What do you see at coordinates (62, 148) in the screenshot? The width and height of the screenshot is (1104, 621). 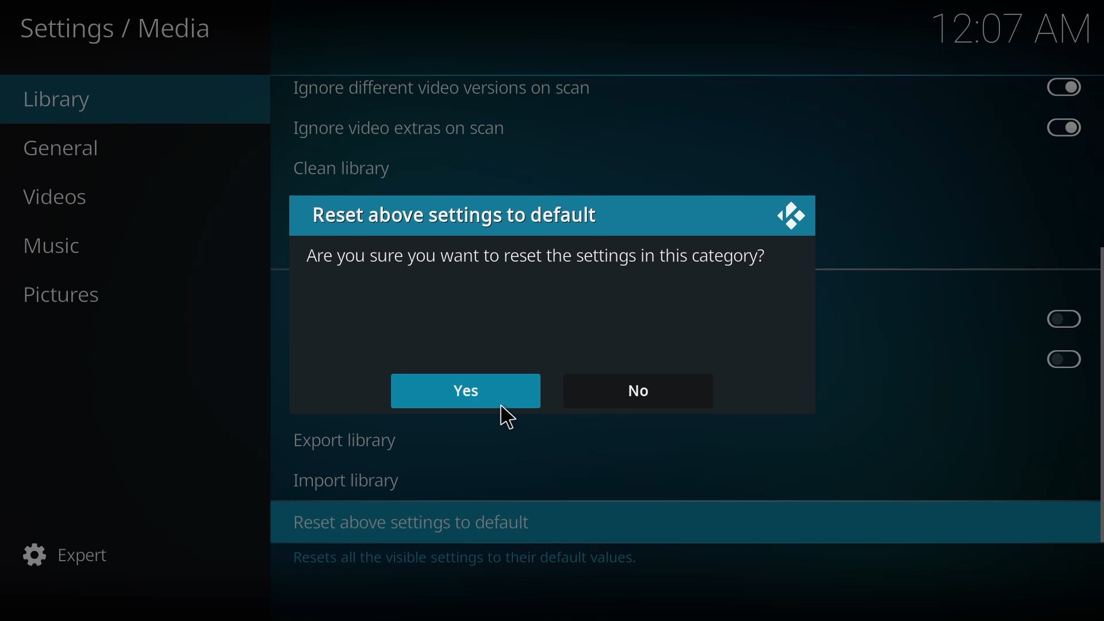 I see `general` at bounding box center [62, 148].